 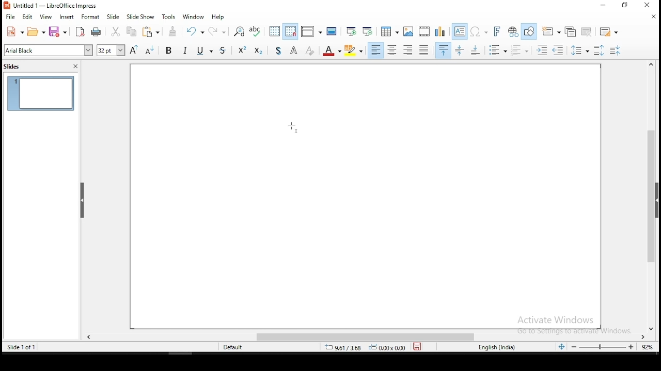 What do you see at coordinates (424, 49) in the screenshot?
I see `Justified` at bounding box center [424, 49].